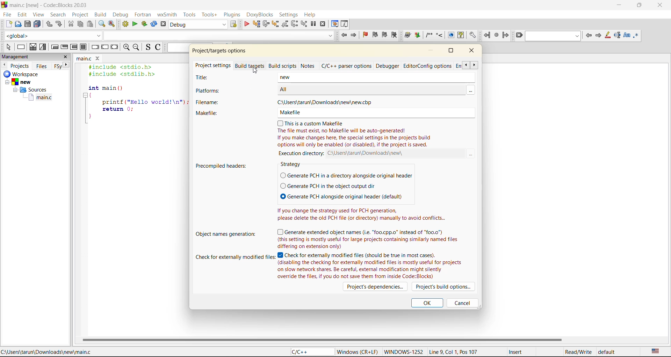 This screenshot has width=671, height=357. What do you see at coordinates (257, 24) in the screenshot?
I see `run to cursor` at bounding box center [257, 24].